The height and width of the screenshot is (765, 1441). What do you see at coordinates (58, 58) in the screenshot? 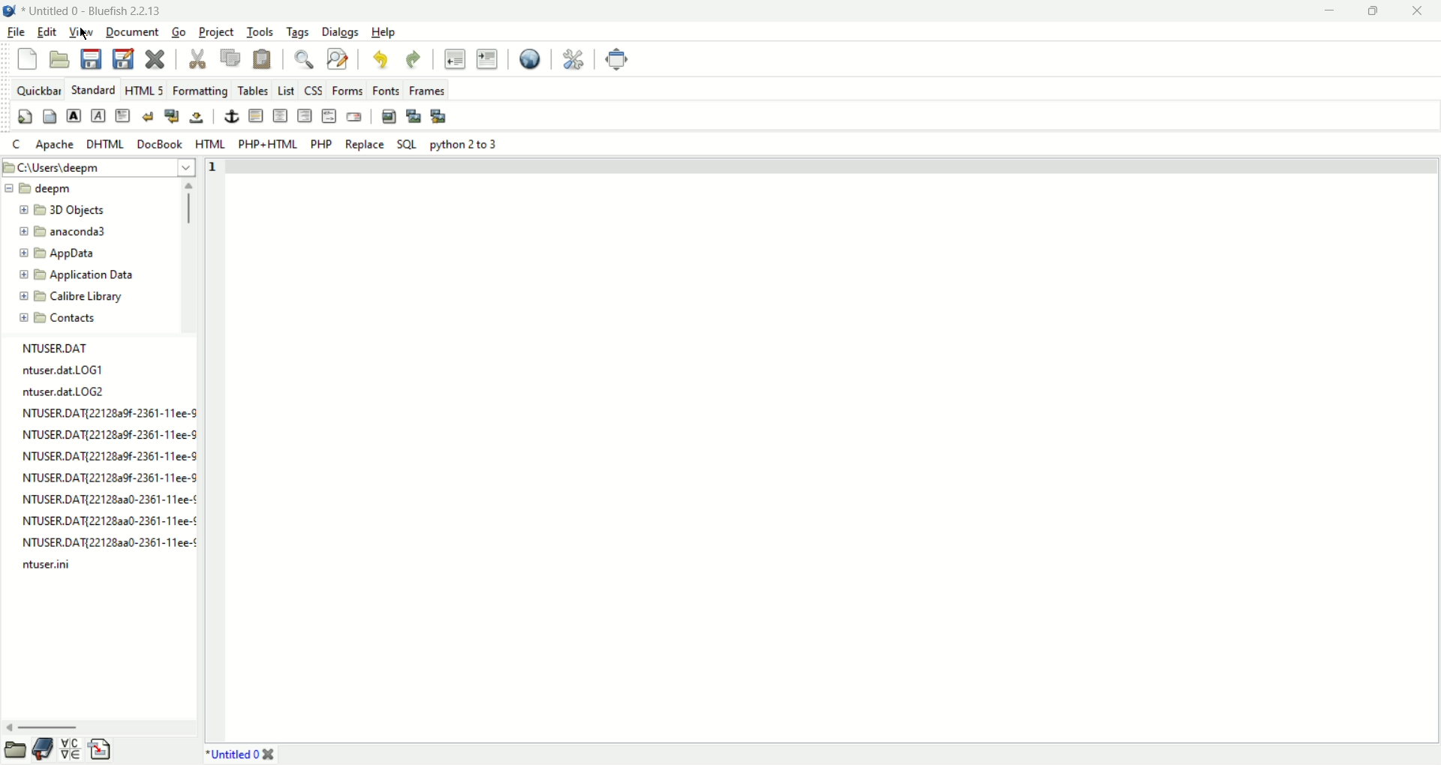
I see `open file` at bounding box center [58, 58].